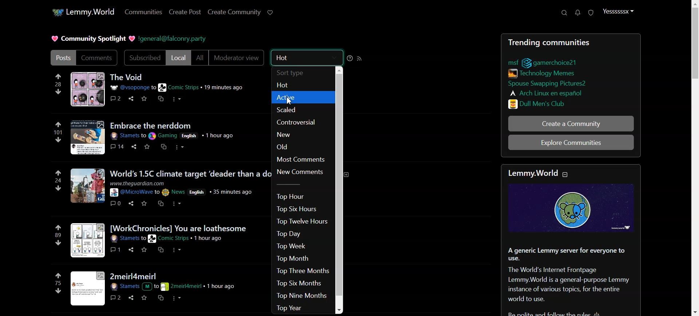 The width and height of the screenshot is (699, 316). Describe the element at coordinates (175, 204) in the screenshot. I see `more` at that location.